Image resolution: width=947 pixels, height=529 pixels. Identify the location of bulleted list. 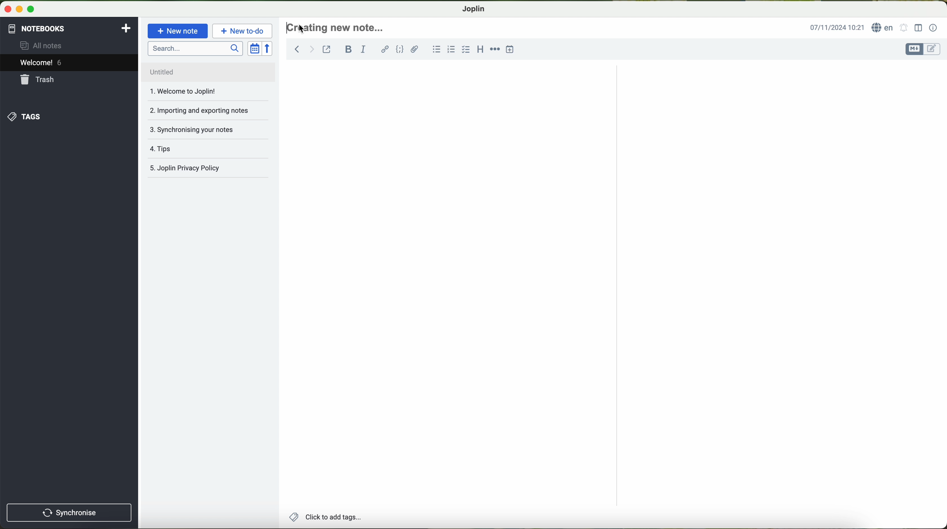
(436, 49).